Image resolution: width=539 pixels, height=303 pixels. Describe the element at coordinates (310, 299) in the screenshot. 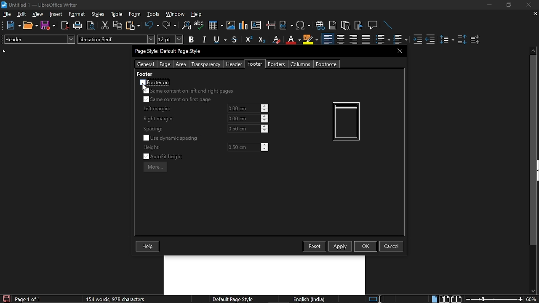

I see ` language` at that location.